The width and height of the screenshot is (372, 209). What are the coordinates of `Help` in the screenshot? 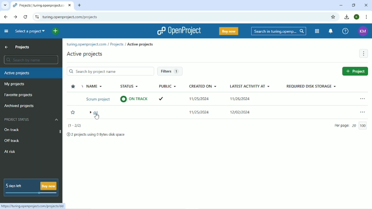 It's located at (346, 31).